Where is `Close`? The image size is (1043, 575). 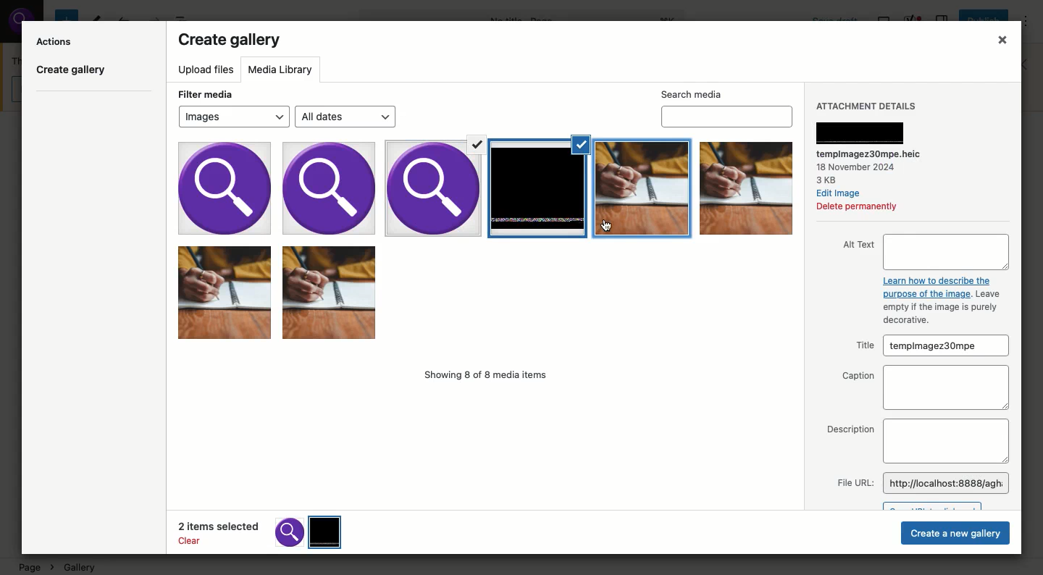 Close is located at coordinates (998, 42).